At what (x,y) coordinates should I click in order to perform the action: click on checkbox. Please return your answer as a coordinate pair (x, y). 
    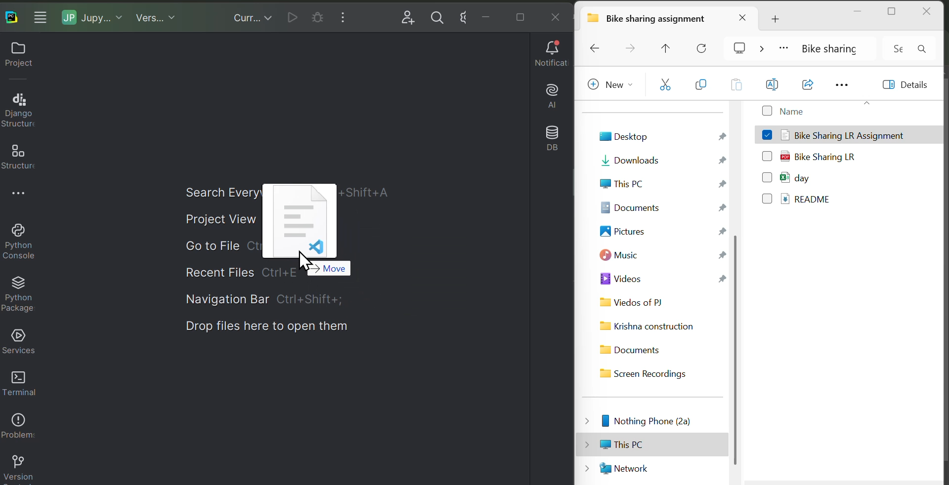
    Looking at the image, I should click on (767, 153).